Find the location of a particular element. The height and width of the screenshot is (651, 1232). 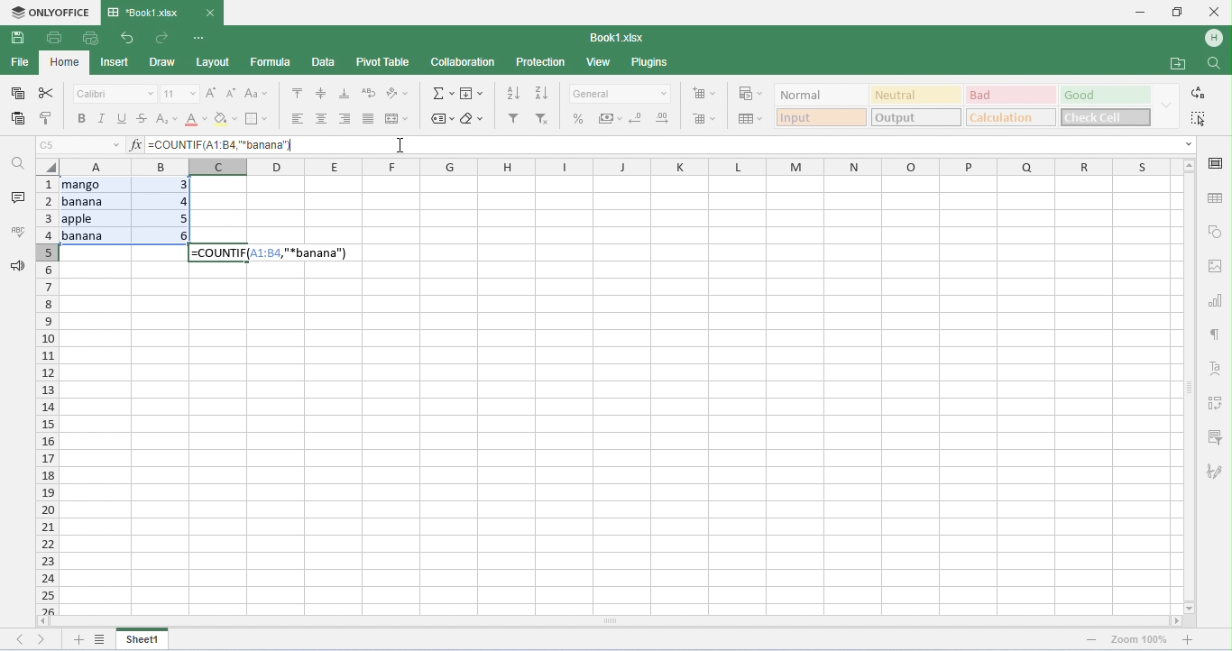

selected cell number is located at coordinates (81, 144).